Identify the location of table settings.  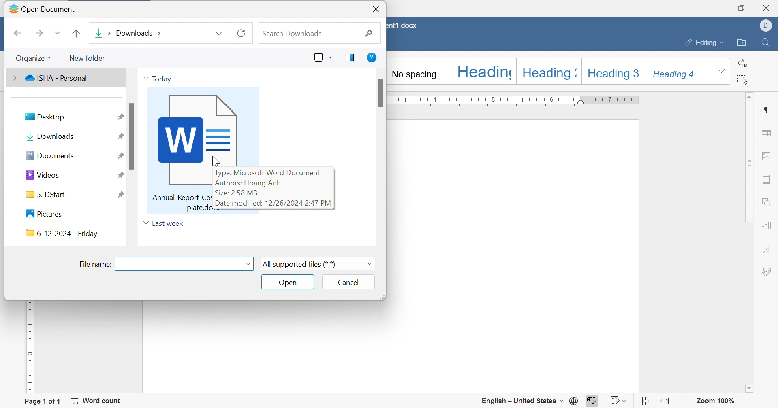
(768, 135).